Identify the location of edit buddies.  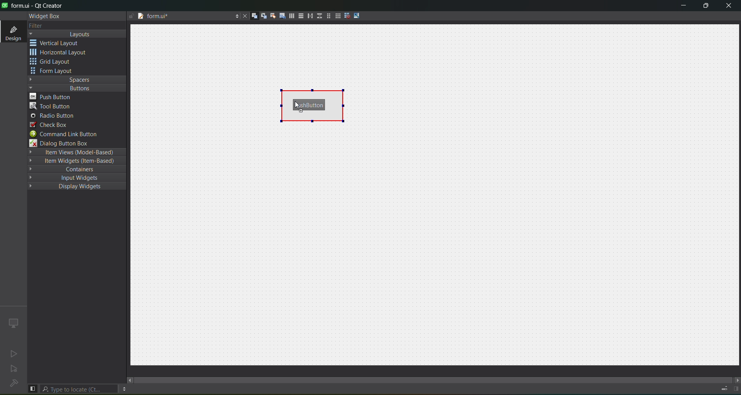
(272, 15).